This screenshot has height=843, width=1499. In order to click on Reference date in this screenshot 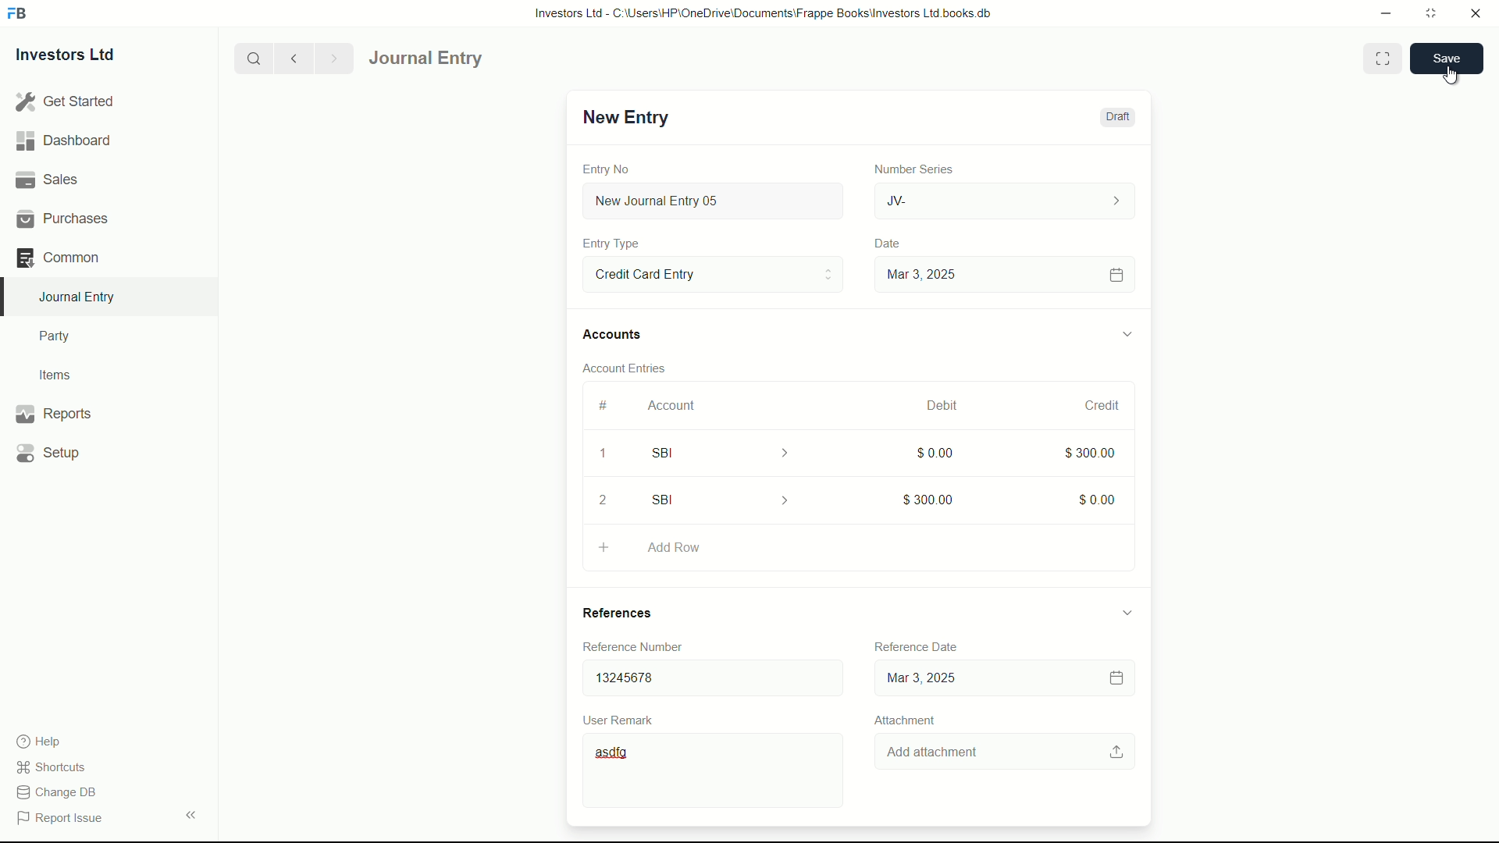, I will do `click(913, 644)`.